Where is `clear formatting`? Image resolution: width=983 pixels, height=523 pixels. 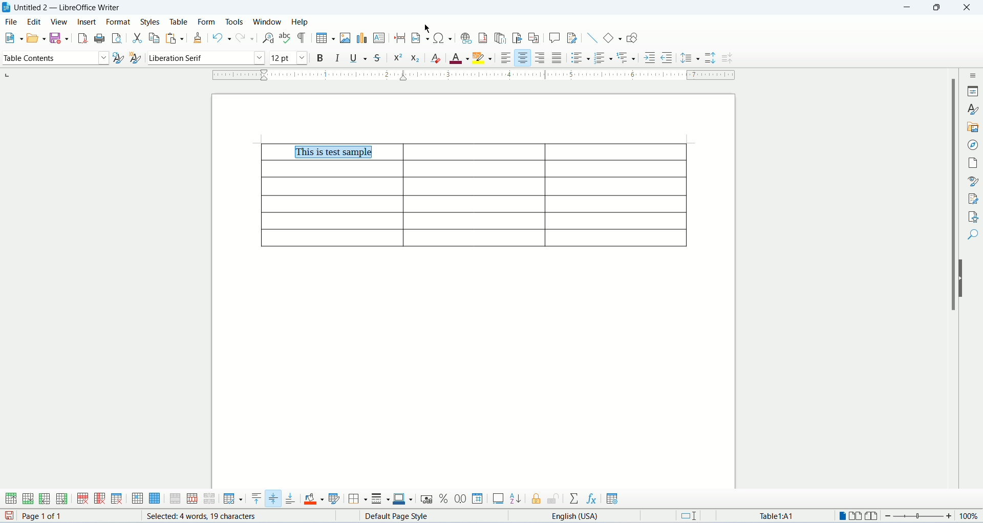 clear formatting is located at coordinates (436, 58).